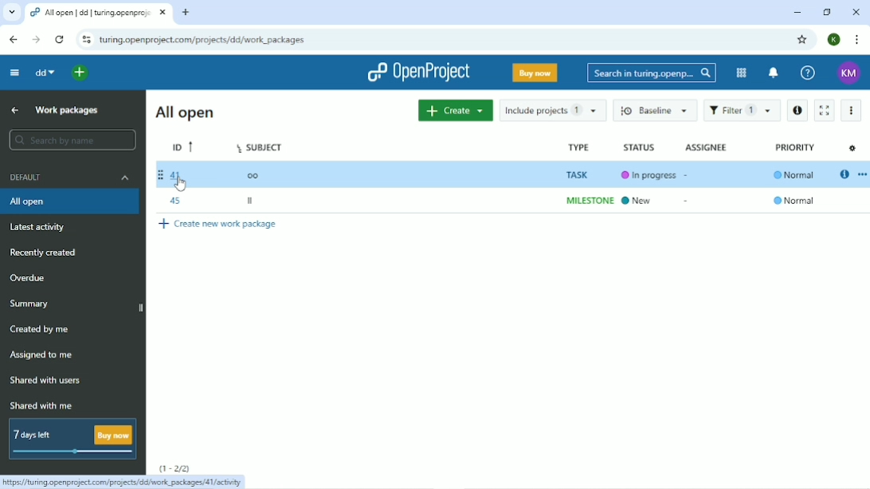 The width and height of the screenshot is (870, 489). I want to click on Account, so click(833, 40).